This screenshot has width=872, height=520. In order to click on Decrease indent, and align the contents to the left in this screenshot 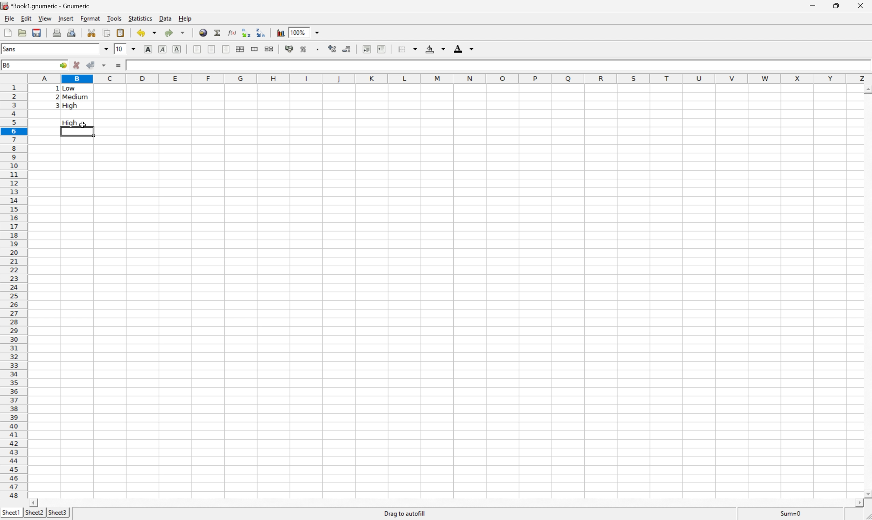, I will do `click(367, 49)`.